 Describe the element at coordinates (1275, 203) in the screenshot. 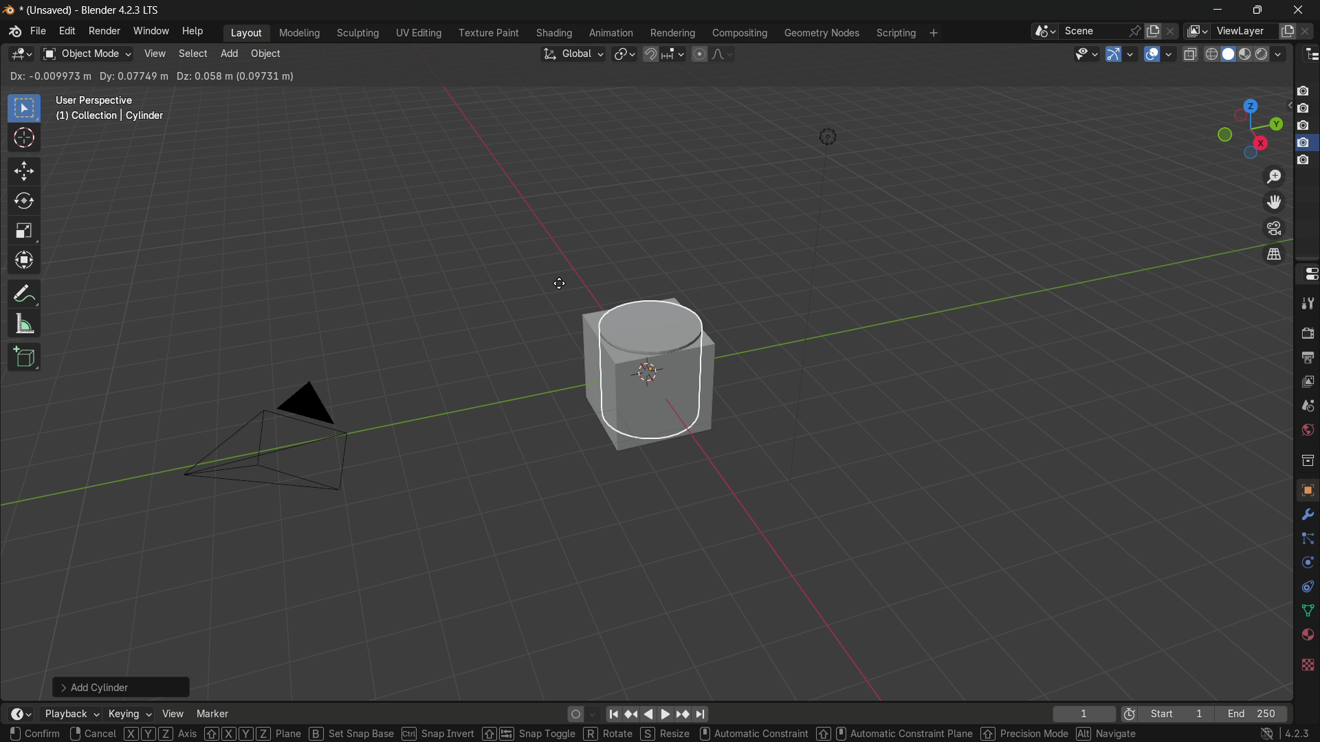

I see `move view layer` at that location.